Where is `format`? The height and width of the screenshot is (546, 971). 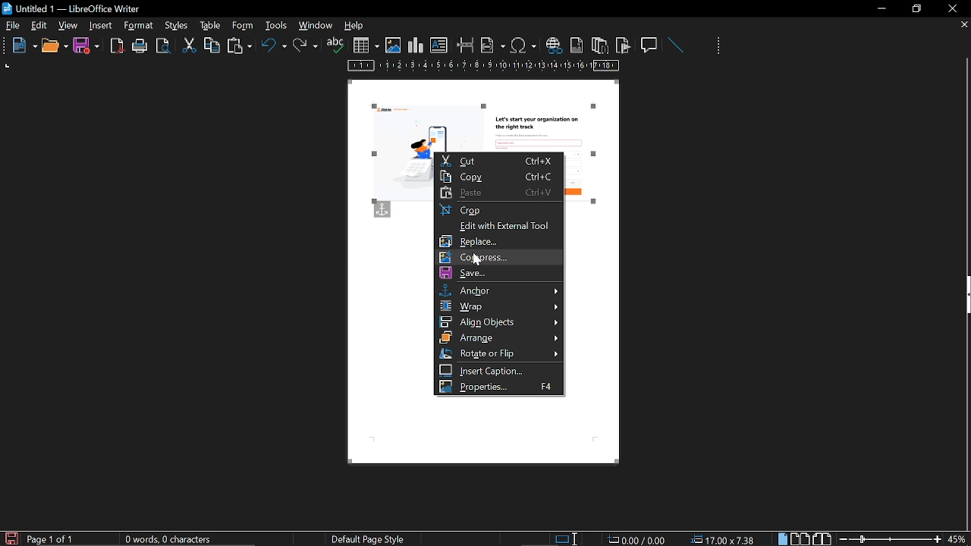 format is located at coordinates (175, 24).